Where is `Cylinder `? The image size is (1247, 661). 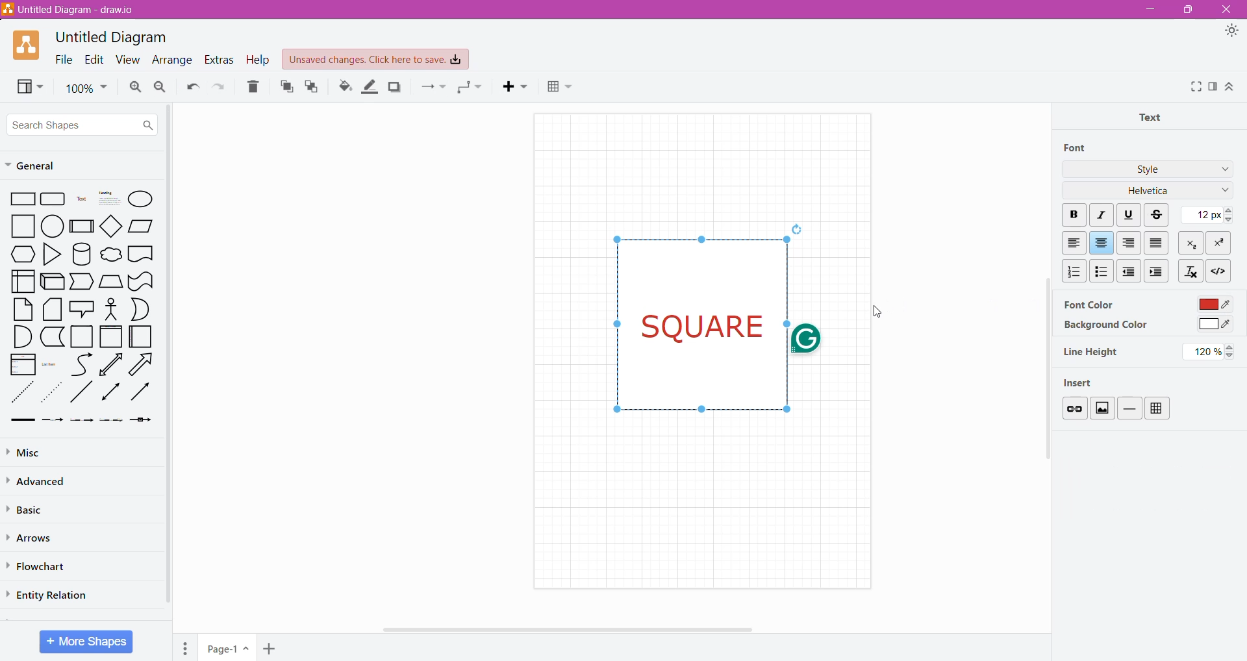
Cylinder  is located at coordinates (82, 254).